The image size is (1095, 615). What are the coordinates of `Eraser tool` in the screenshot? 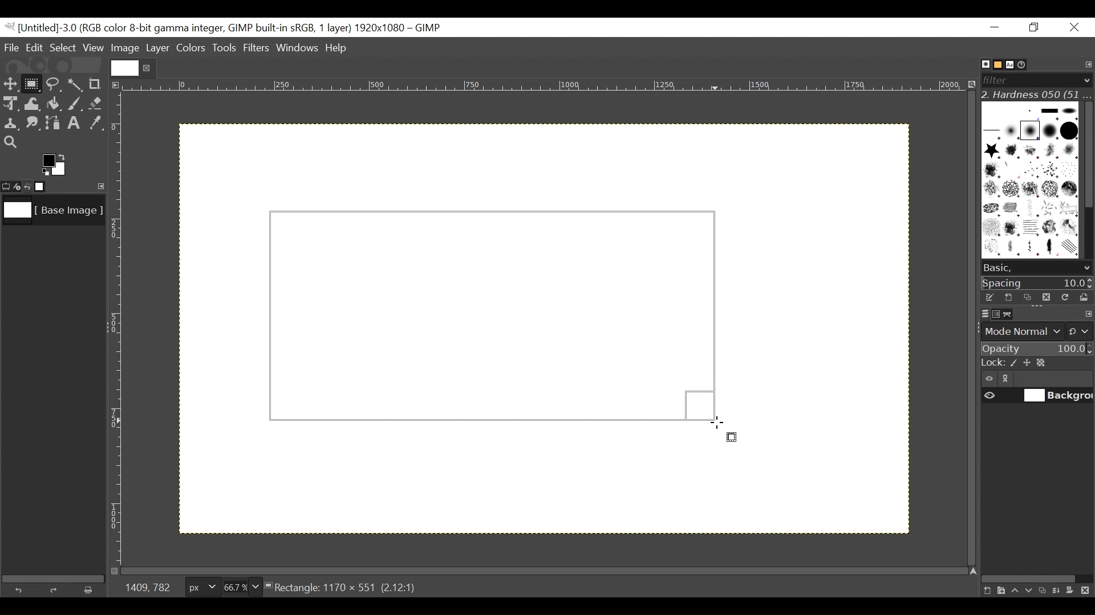 It's located at (97, 104).